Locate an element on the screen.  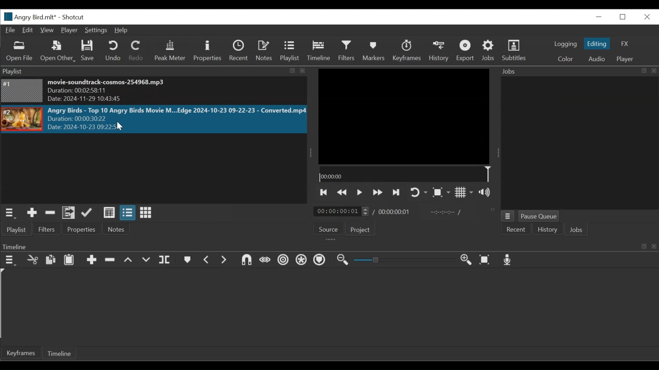
View as files is located at coordinates (127, 213).